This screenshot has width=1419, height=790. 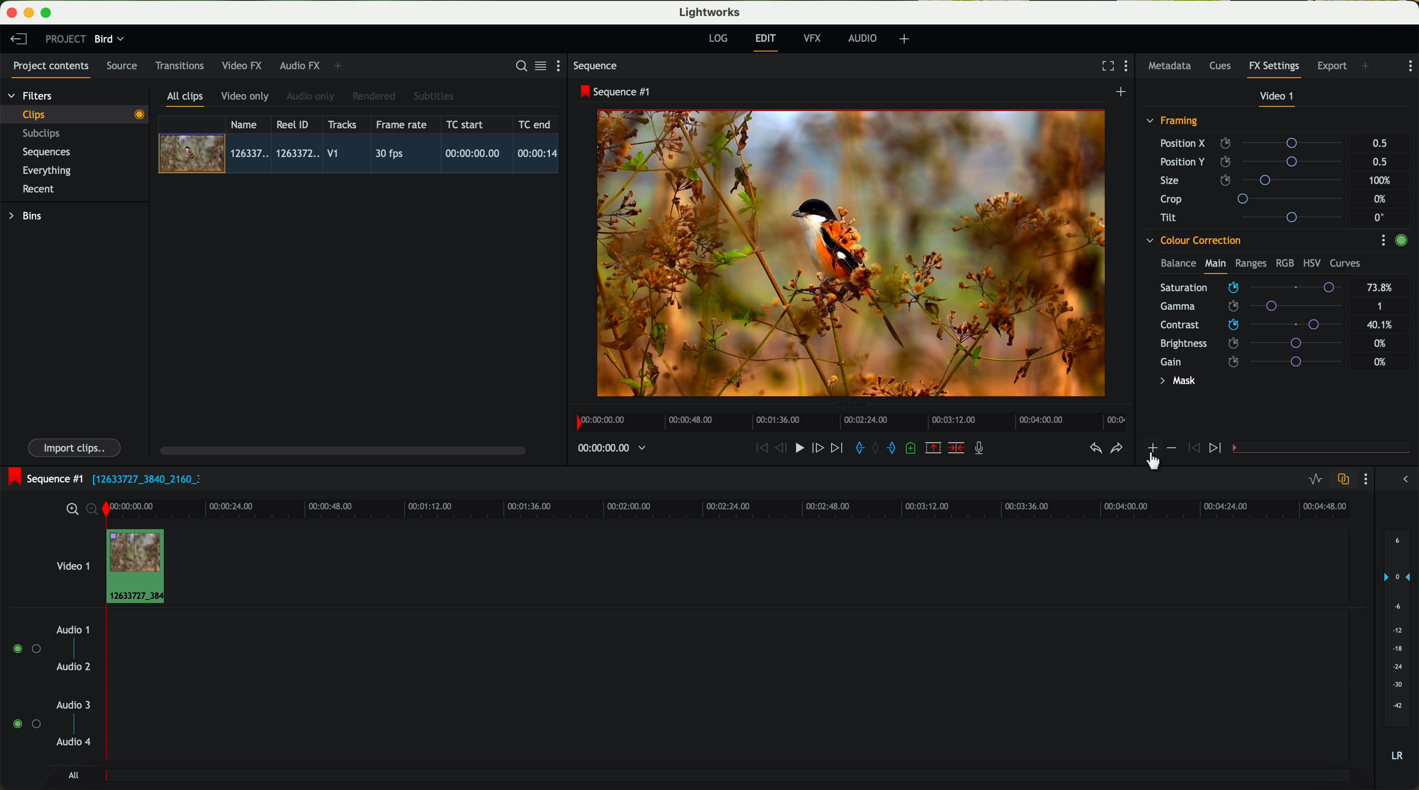 I want to click on add a cue at the current position, so click(x=912, y=449).